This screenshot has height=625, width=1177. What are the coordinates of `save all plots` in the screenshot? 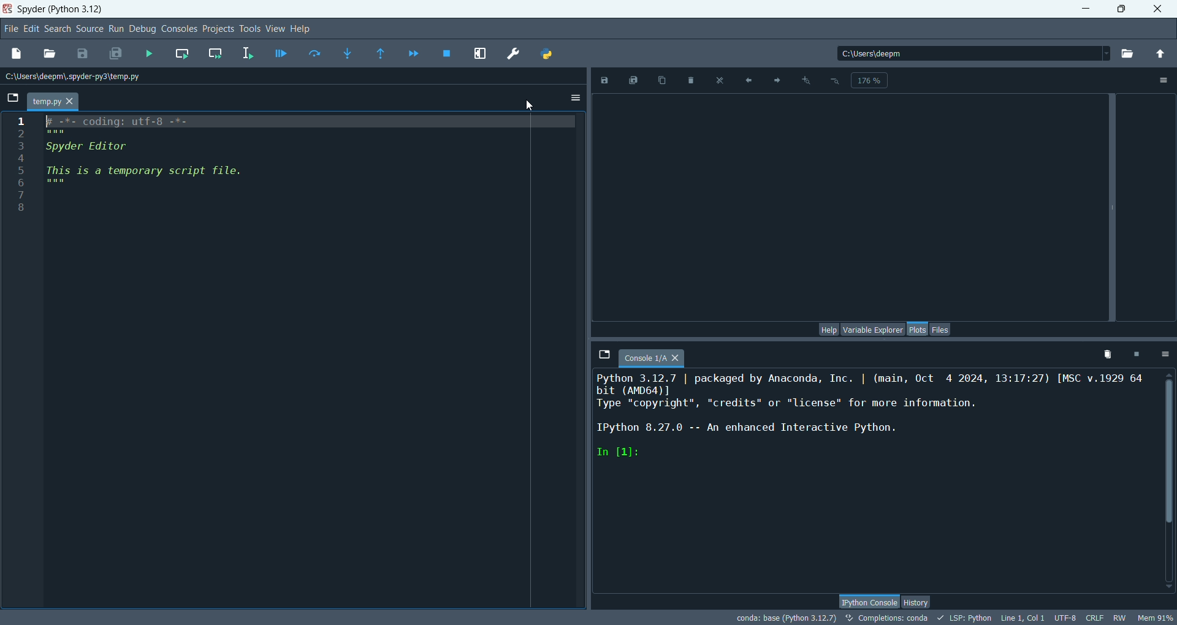 It's located at (635, 79).